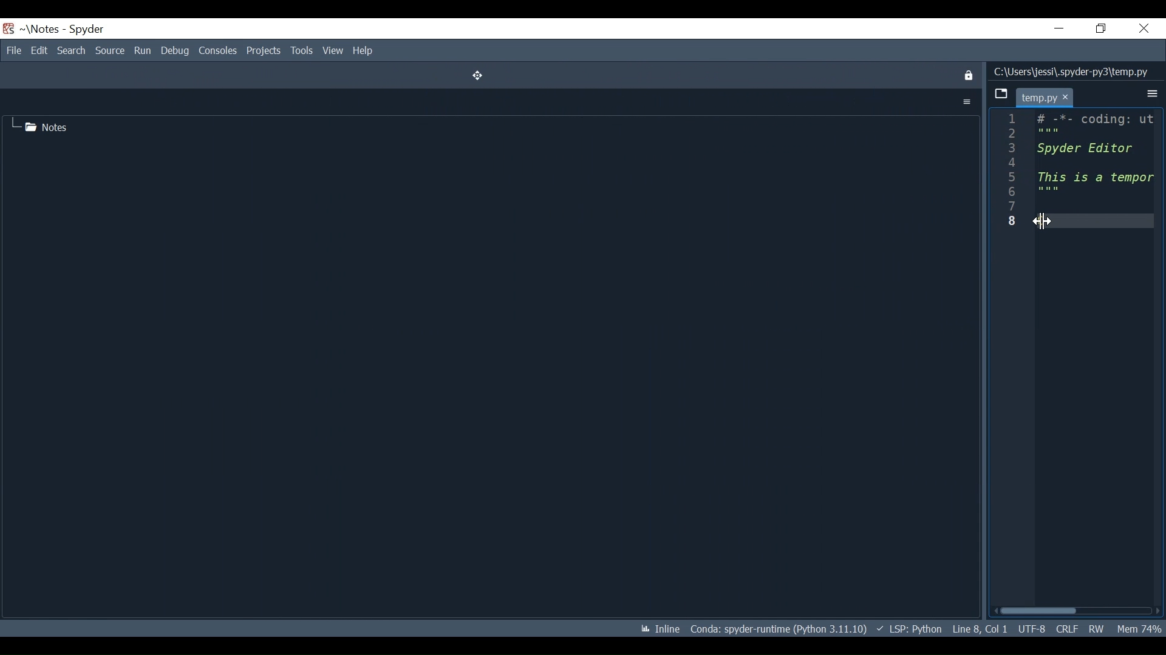 This screenshot has height=655, width=1166. I want to click on Line 8, Col 1, so click(978, 628).